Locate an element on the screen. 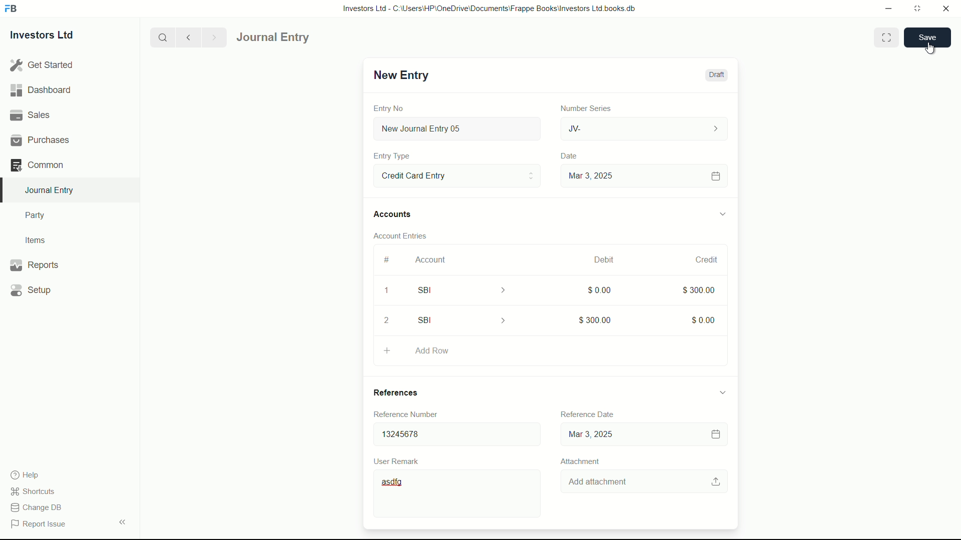 The width and height of the screenshot is (961, 540). 13245678 is located at coordinates (453, 432).